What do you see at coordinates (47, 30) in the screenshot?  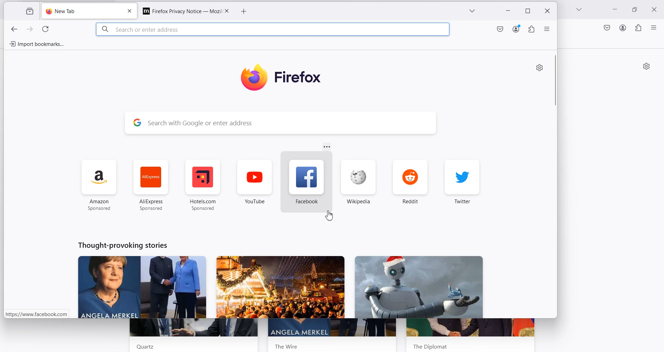 I see `refresh page` at bounding box center [47, 30].